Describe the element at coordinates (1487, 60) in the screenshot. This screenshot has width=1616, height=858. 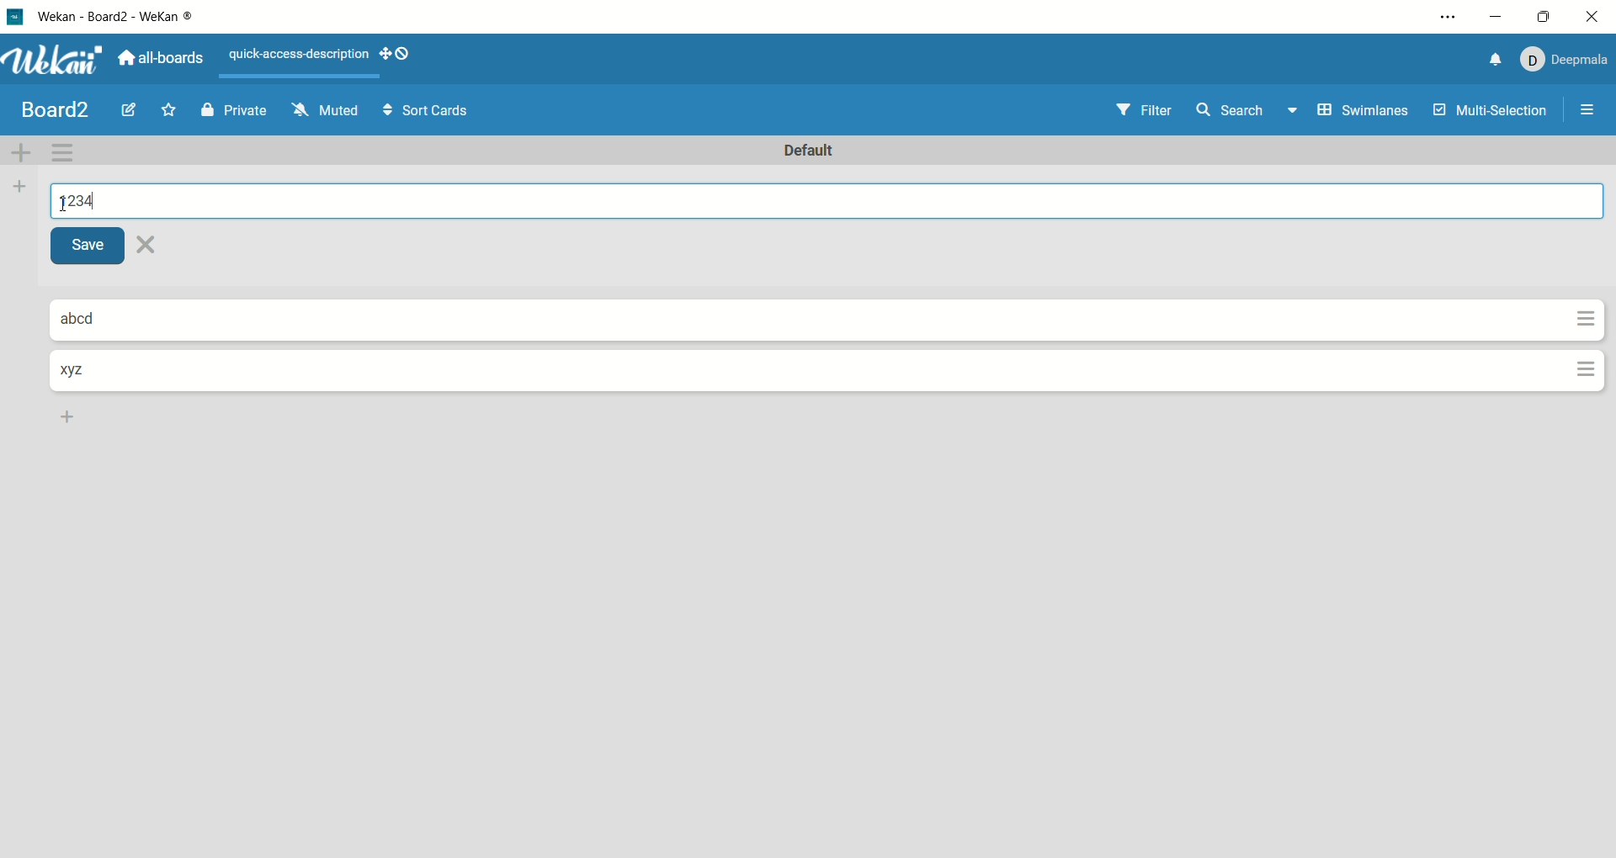
I see `notification` at that location.